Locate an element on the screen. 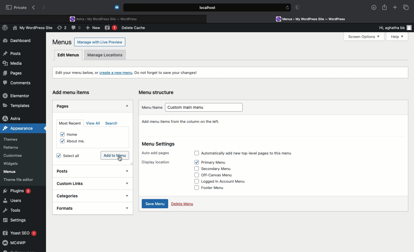  Share is located at coordinates (385, 7).